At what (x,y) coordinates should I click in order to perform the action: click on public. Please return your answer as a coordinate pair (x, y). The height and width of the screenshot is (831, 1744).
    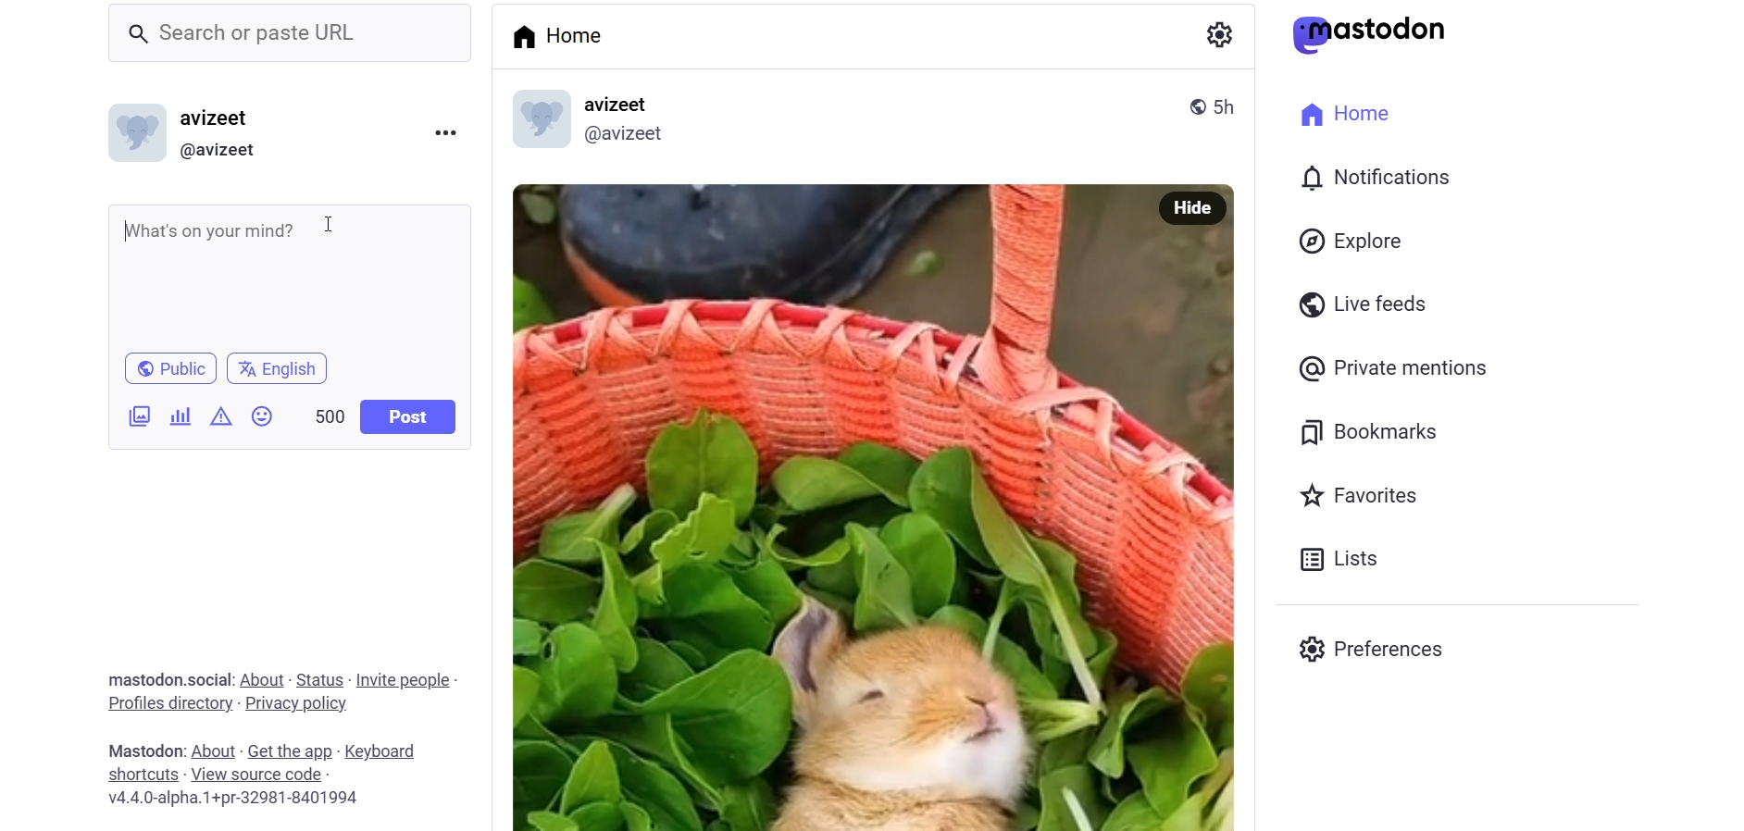
    Looking at the image, I should click on (1191, 104).